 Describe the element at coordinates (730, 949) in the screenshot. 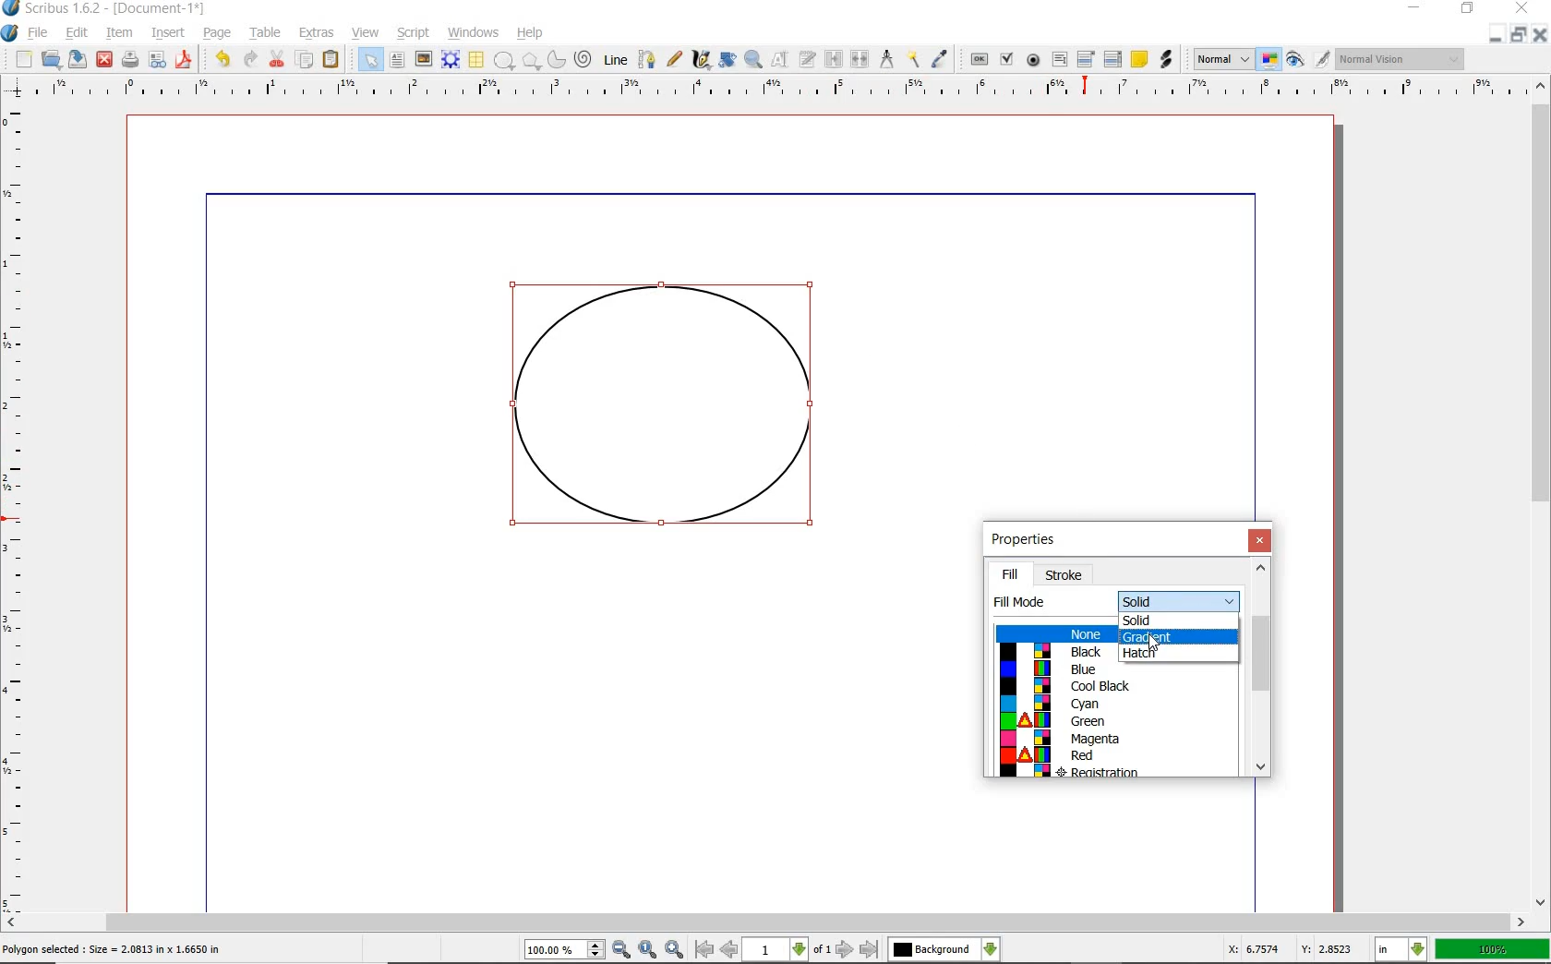

I see `previous` at that location.